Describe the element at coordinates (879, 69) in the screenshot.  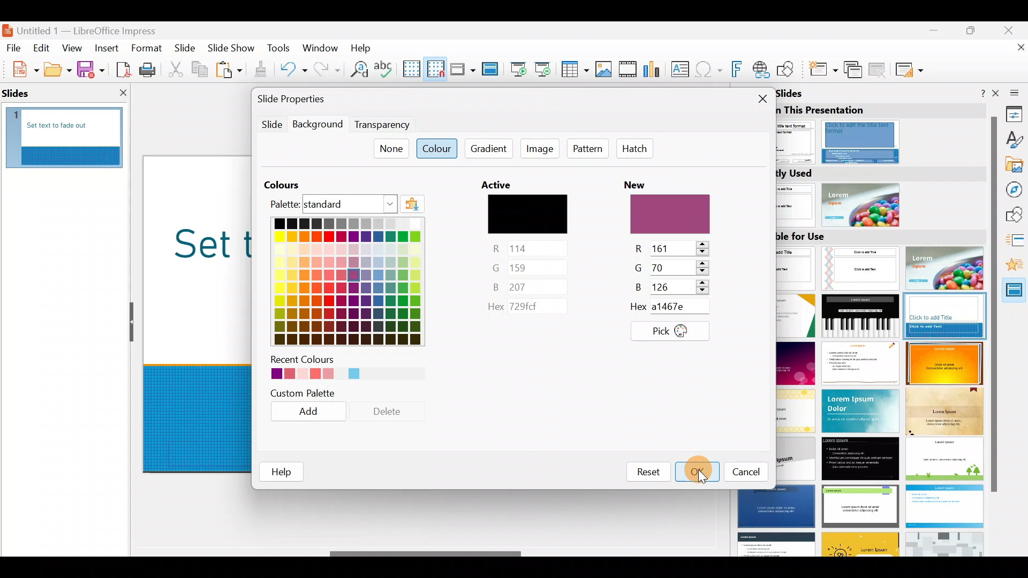
I see `Delete slide` at that location.